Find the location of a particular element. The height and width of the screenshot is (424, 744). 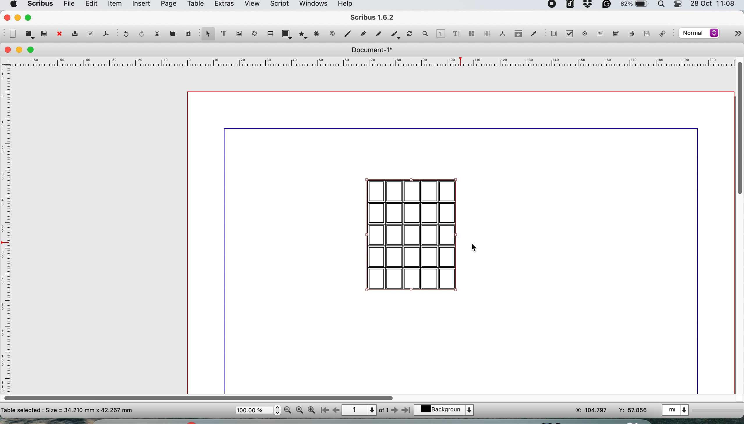

text annotation is located at coordinates (646, 33).